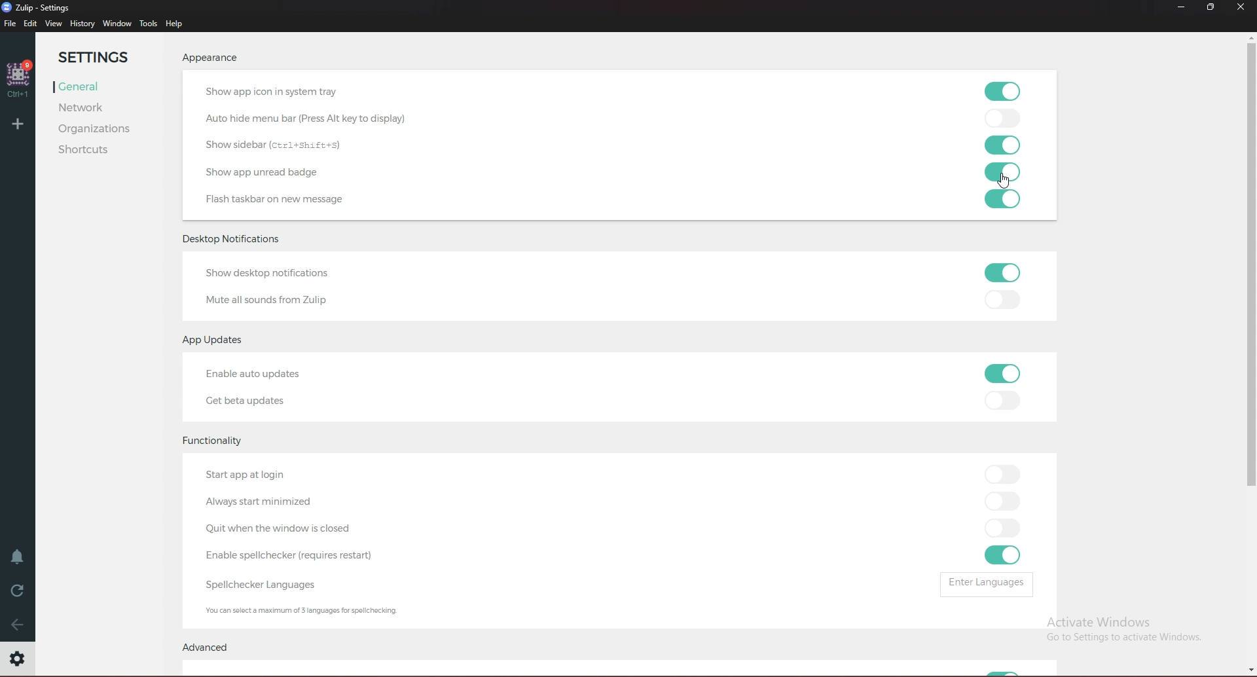 The image size is (1257, 677). I want to click on History, so click(82, 24).